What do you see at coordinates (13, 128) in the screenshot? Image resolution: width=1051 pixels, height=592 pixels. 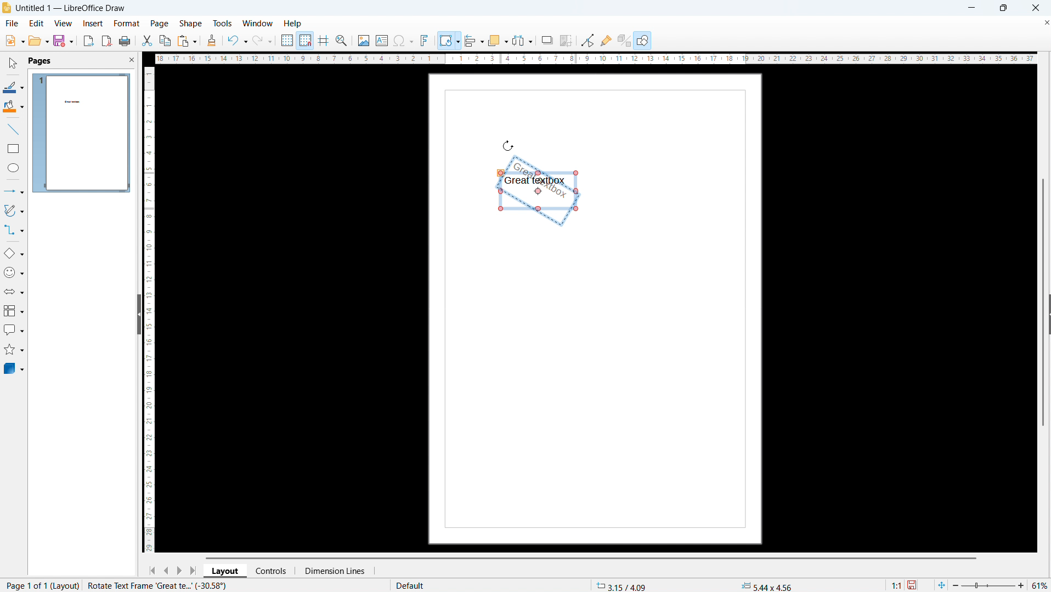 I see `line tool` at bounding box center [13, 128].